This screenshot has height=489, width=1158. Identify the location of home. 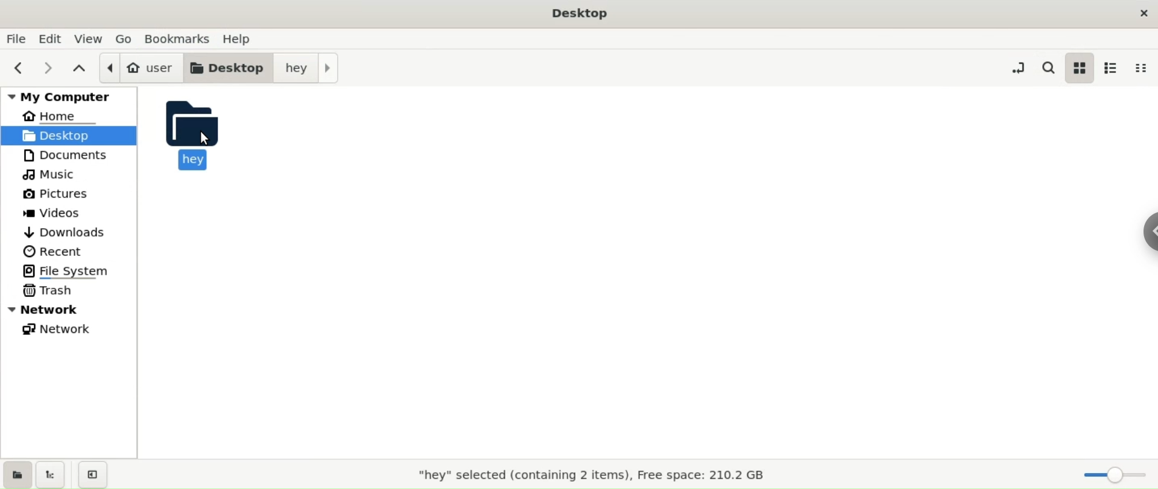
(63, 115).